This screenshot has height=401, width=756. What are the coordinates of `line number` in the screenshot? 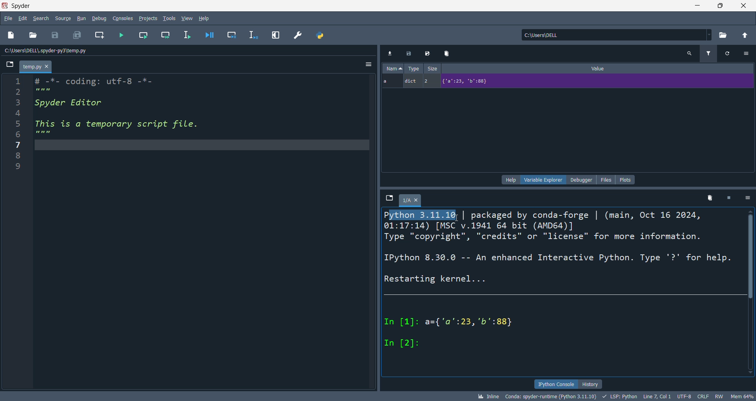 It's located at (16, 232).